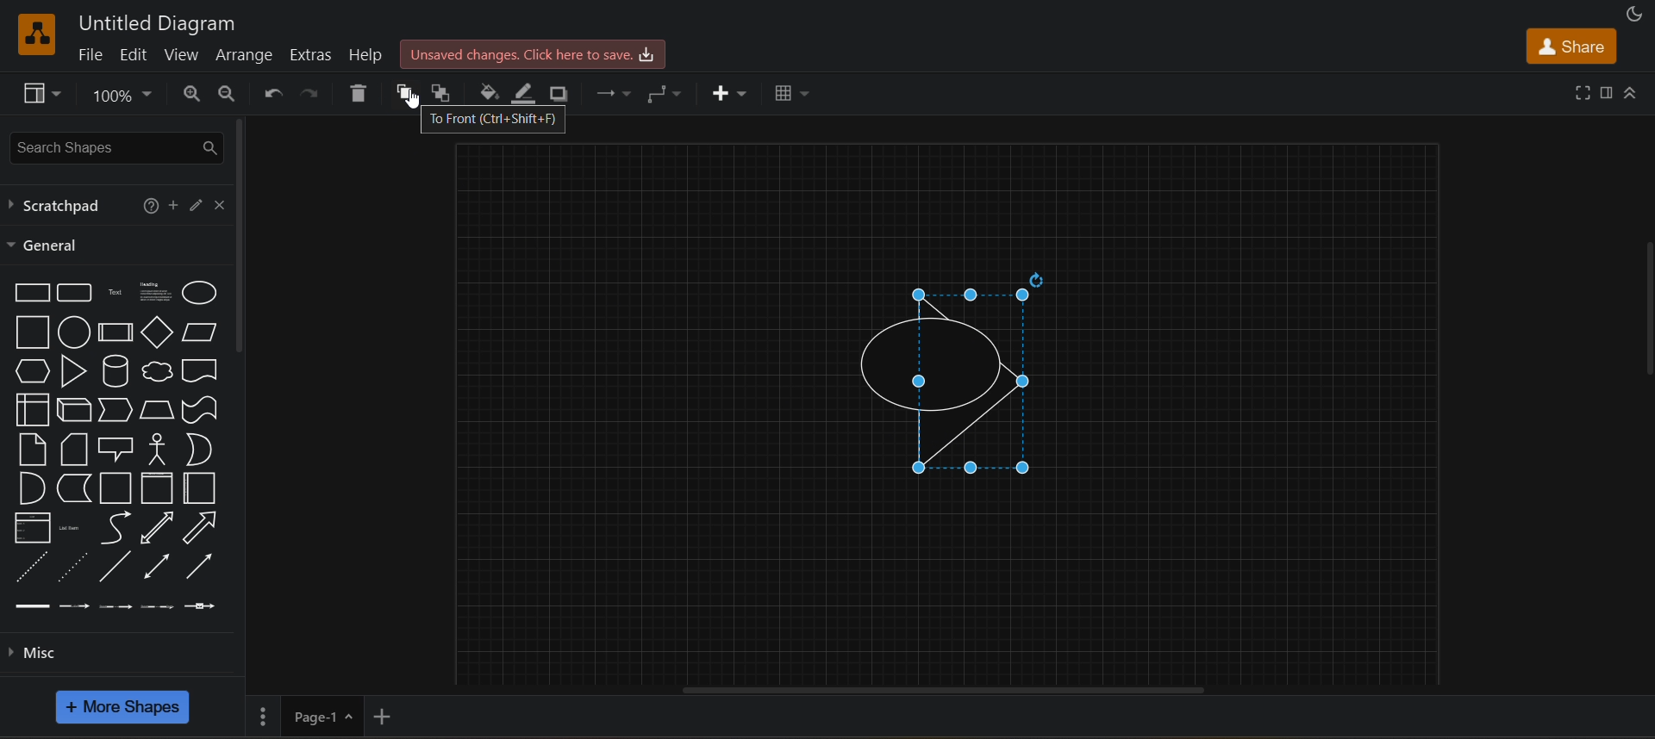 The height and width of the screenshot is (739, 1655). What do you see at coordinates (156, 371) in the screenshot?
I see `cloud` at bounding box center [156, 371].